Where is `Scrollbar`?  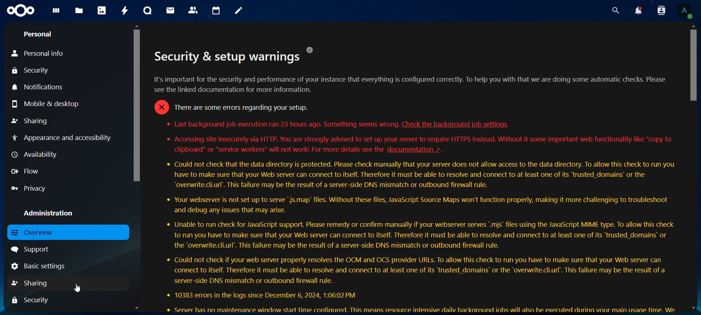
Scrollbar is located at coordinates (137, 167).